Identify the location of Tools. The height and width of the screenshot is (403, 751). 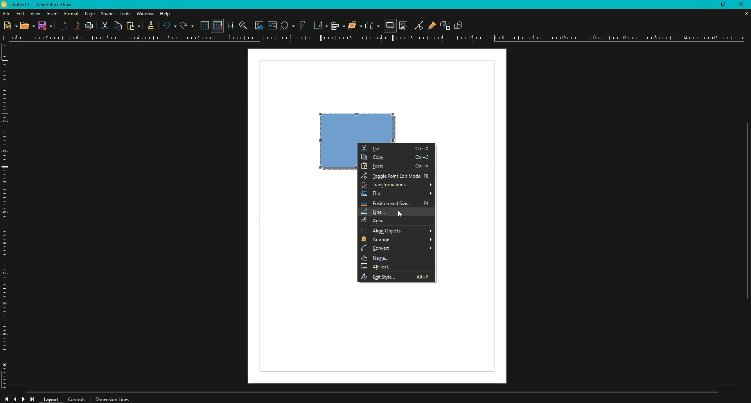
(125, 14).